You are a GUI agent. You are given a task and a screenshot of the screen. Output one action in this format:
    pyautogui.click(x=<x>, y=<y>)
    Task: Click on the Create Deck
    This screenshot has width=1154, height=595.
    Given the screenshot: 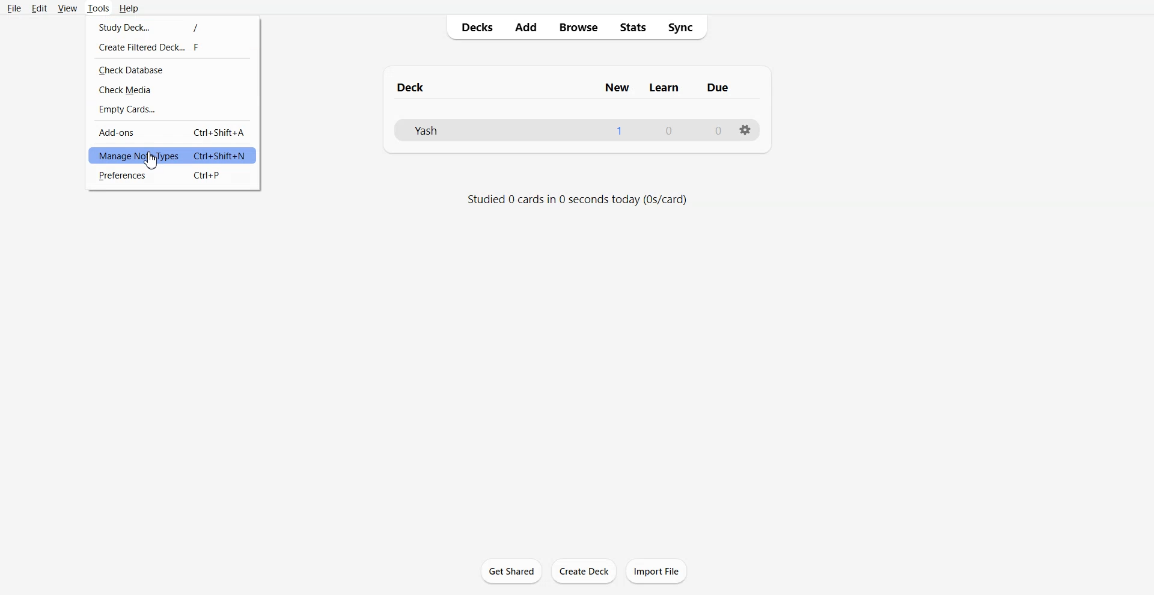 What is the action you would take?
    pyautogui.click(x=585, y=572)
    